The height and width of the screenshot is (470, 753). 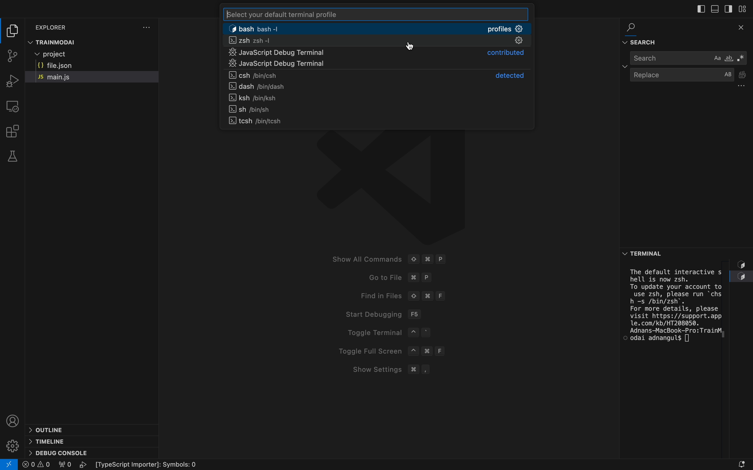 What do you see at coordinates (58, 42) in the screenshot?
I see `TRAINMODAI` at bounding box center [58, 42].